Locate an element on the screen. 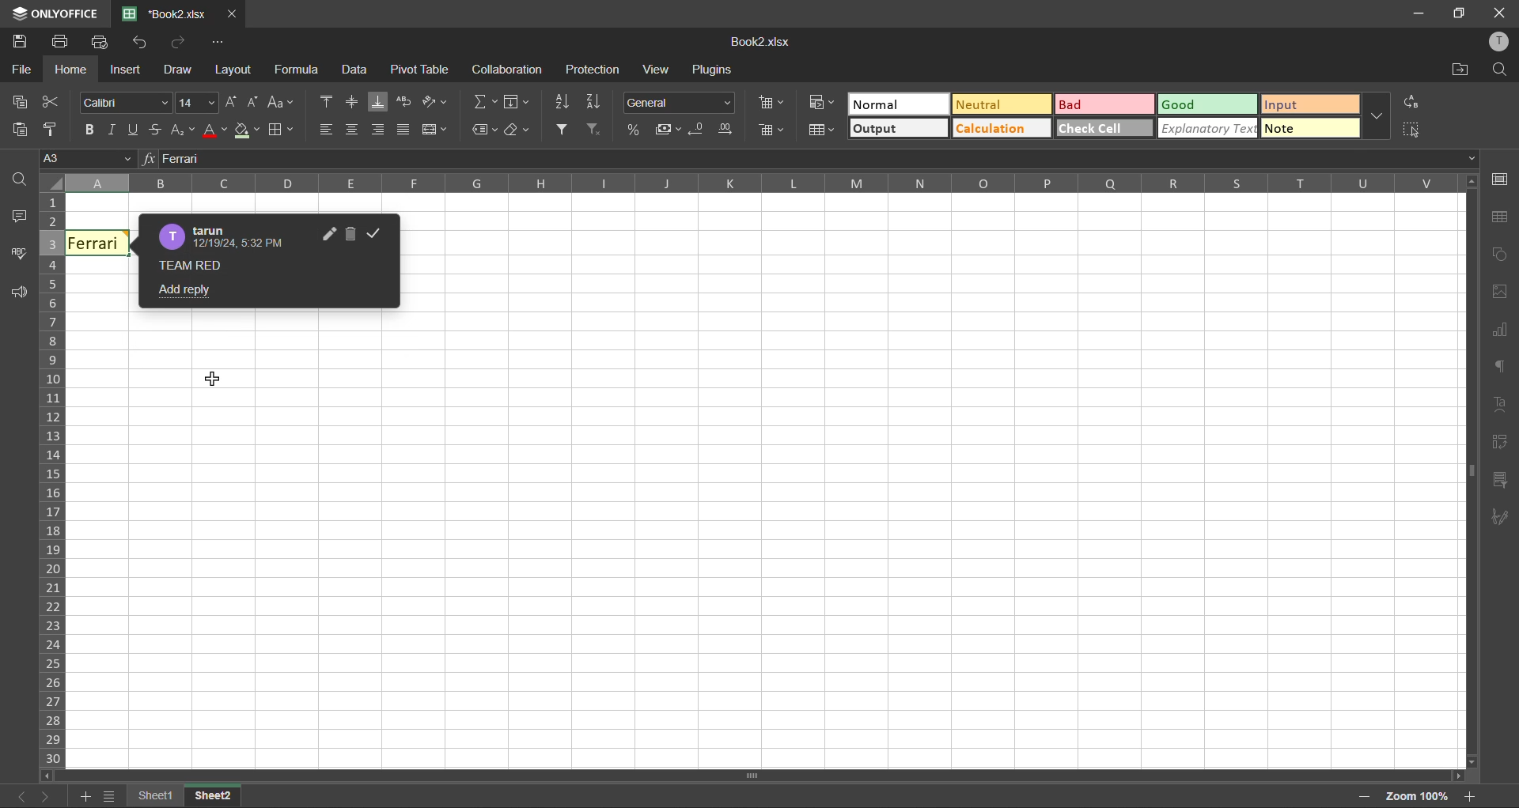  layout is located at coordinates (233, 70).